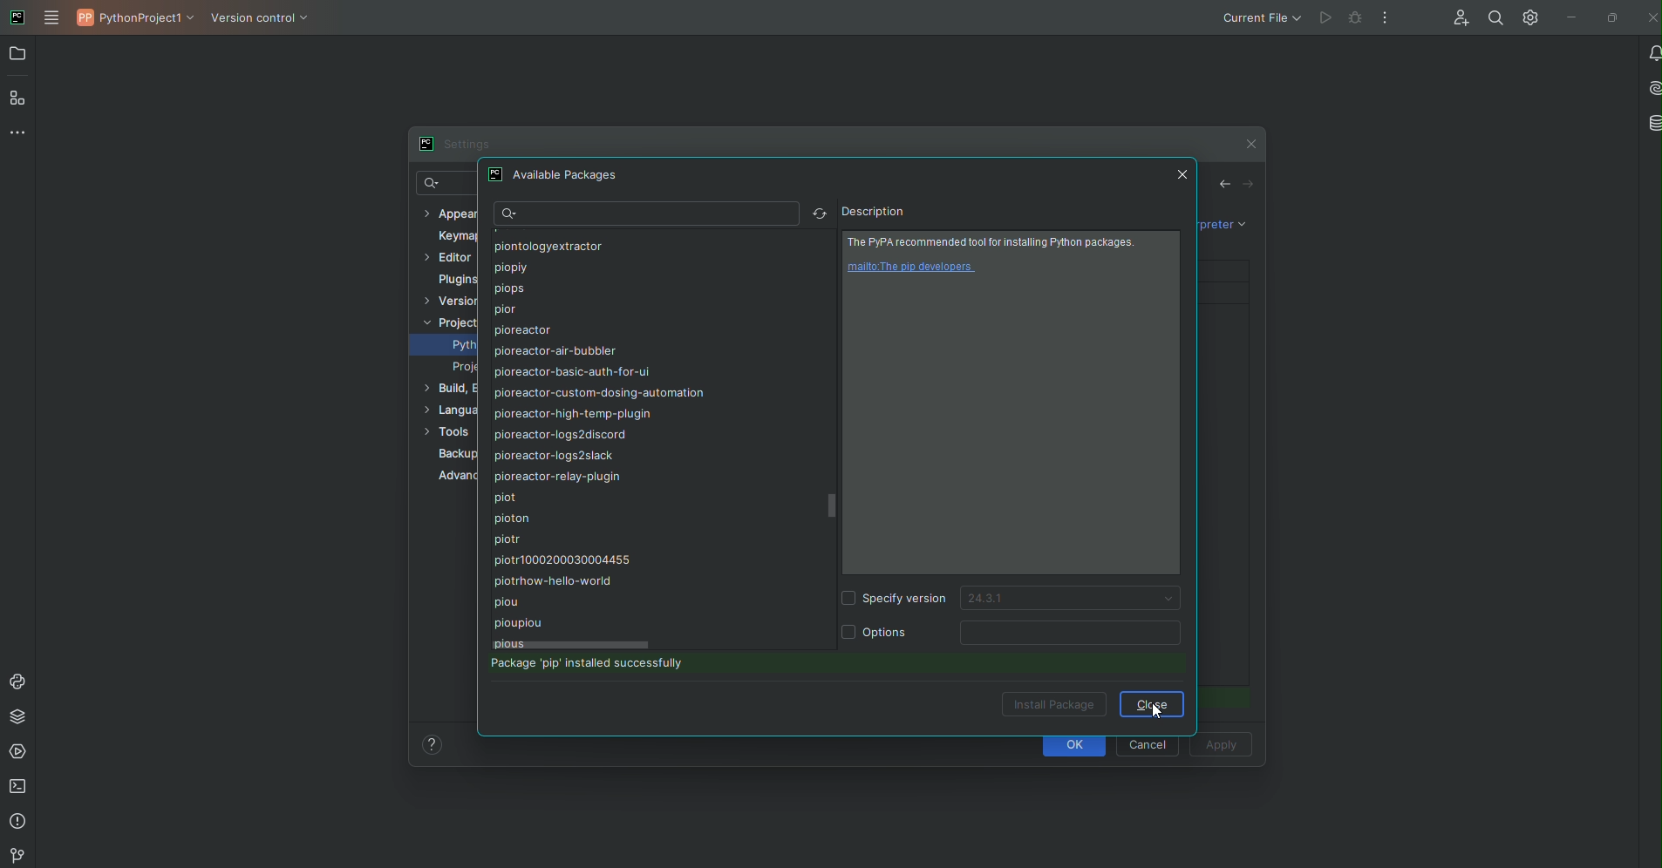  I want to click on Python Interpreter, so click(464, 346).